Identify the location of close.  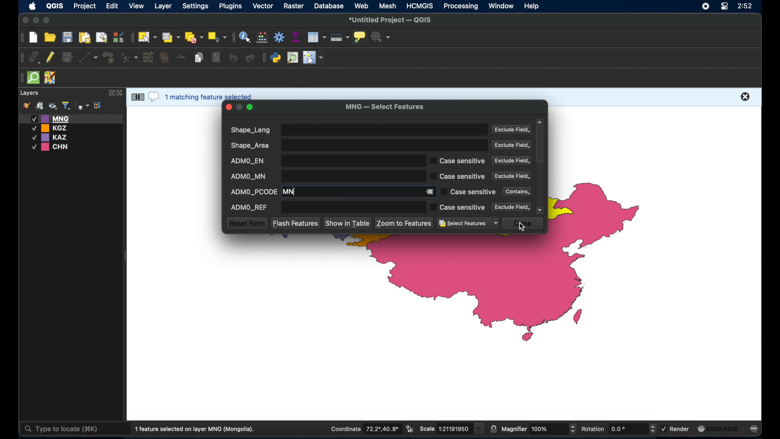
(24, 20).